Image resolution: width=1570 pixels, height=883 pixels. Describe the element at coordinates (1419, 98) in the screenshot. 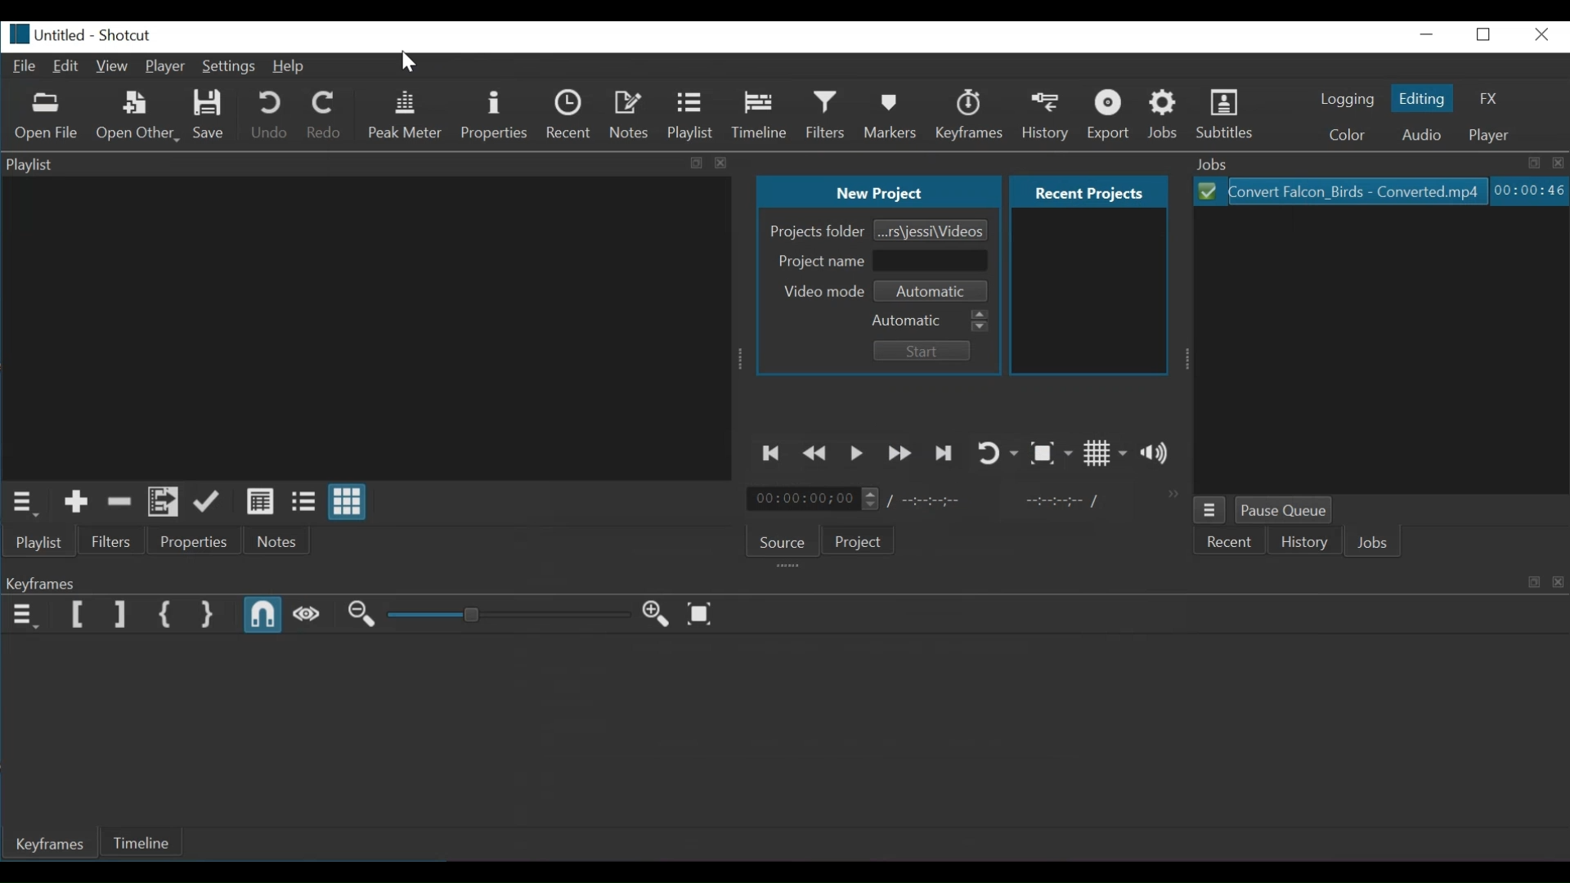

I see `Editing` at that location.